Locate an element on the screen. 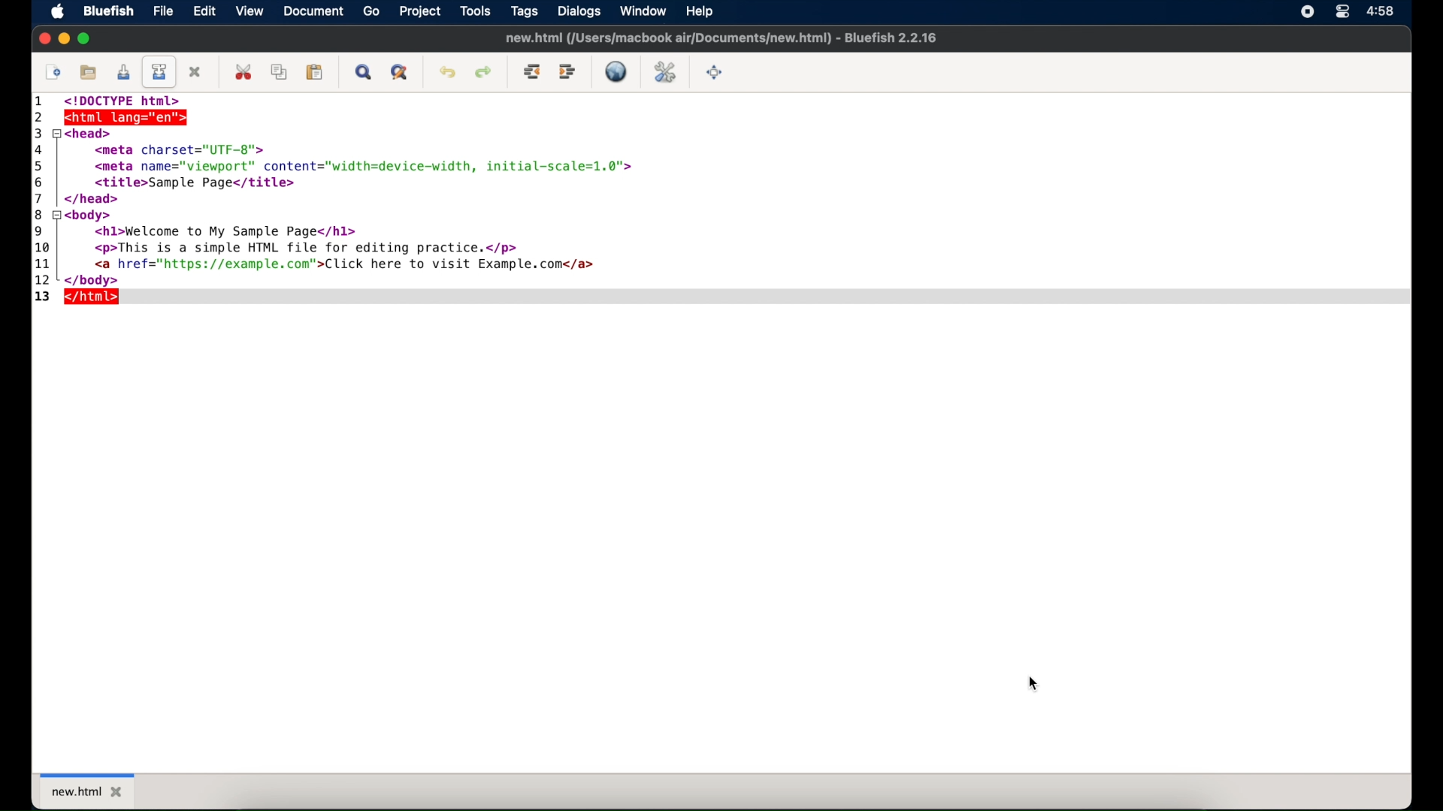  maximize is located at coordinates (85, 38).